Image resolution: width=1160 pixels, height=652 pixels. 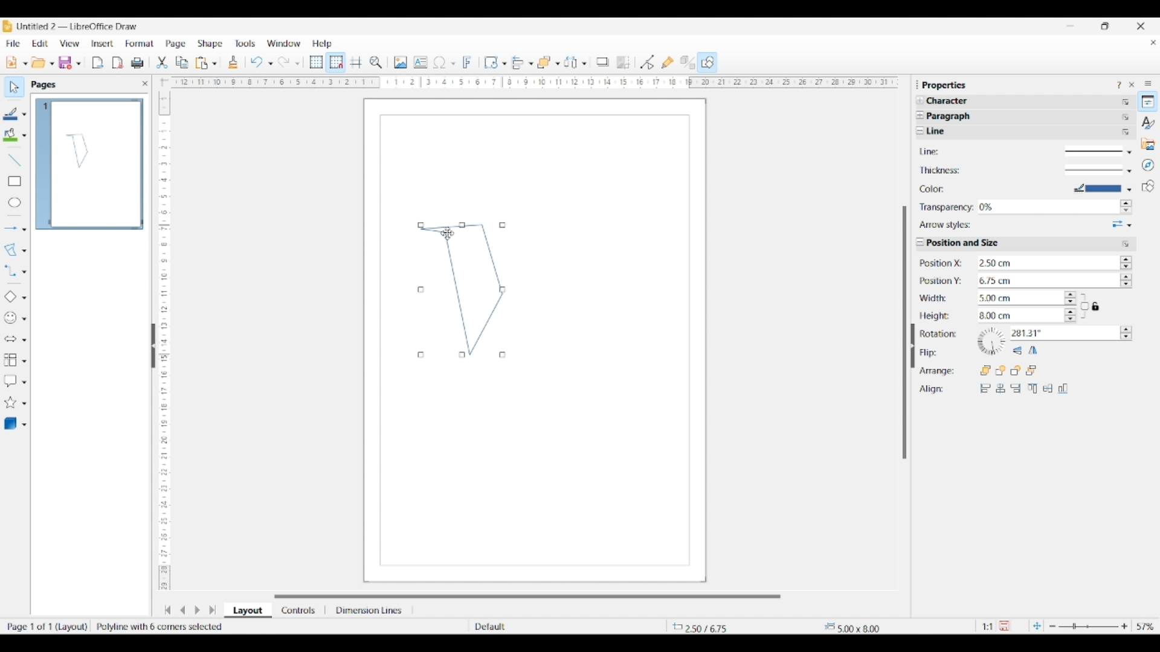 What do you see at coordinates (14, 202) in the screenshot?
I see `Ellipse` at bounding box center [14, 202].